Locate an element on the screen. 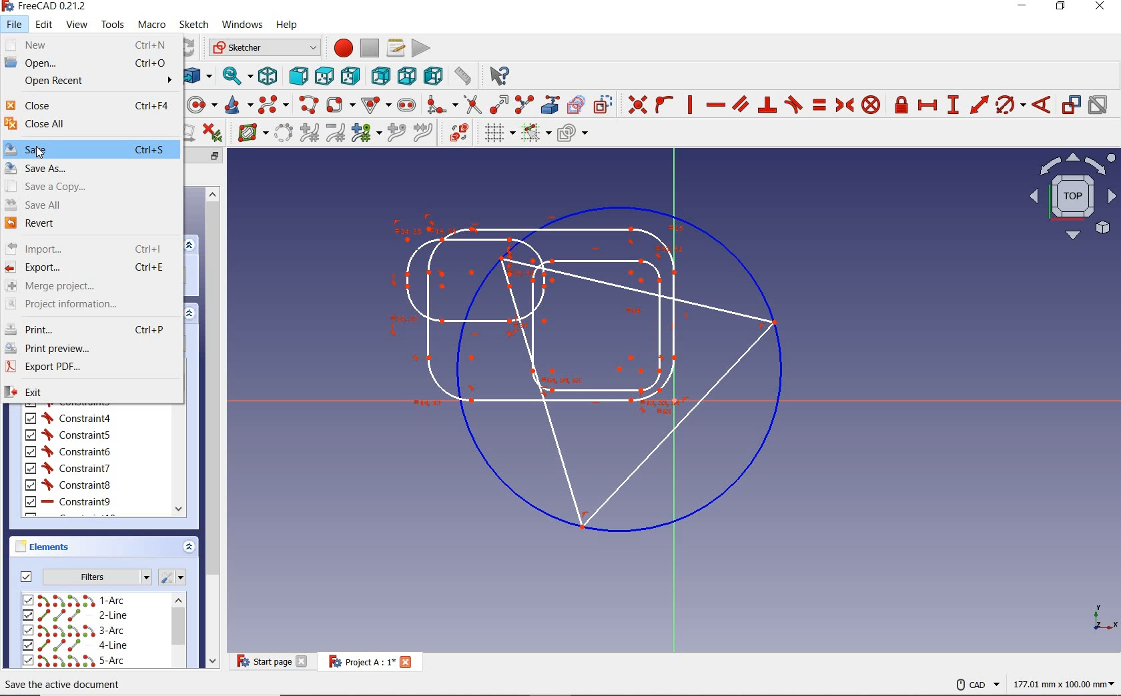 This screenshot has width=1121, height=696. file is located at coordinates (16, 25).